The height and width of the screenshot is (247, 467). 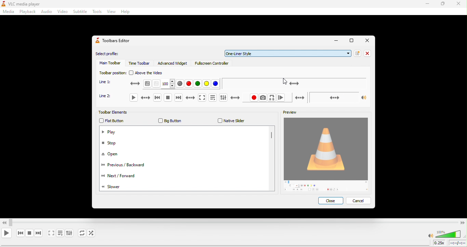 What do you see at coordinates (350, 40) in the screenshot?
I see `maximize` at bounding box center [350, 40].